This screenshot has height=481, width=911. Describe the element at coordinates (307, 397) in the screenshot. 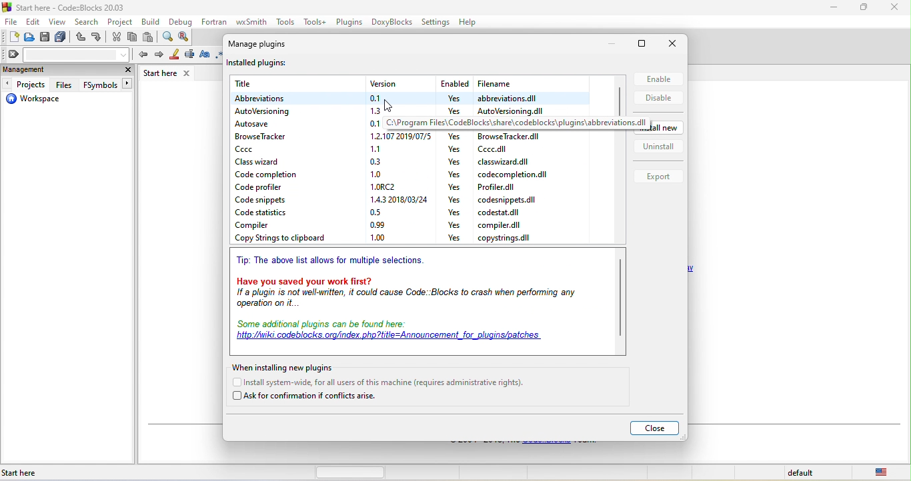

I see `ask for confirmation if conflicts arise` at that location.